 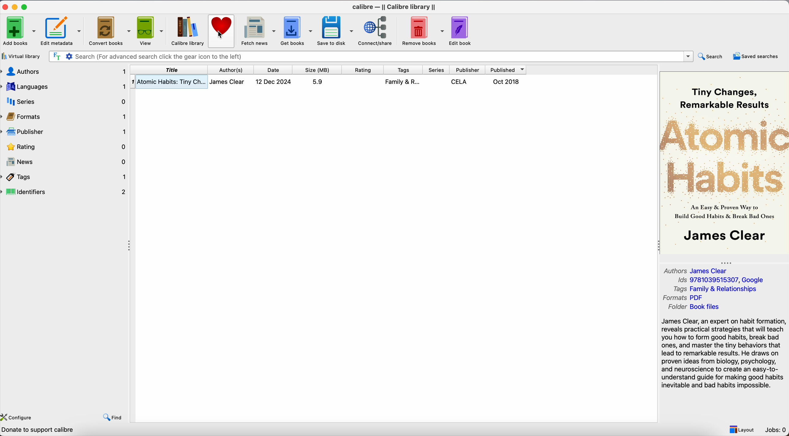 I want to click on formats PDF, so click(x=683, y=298).